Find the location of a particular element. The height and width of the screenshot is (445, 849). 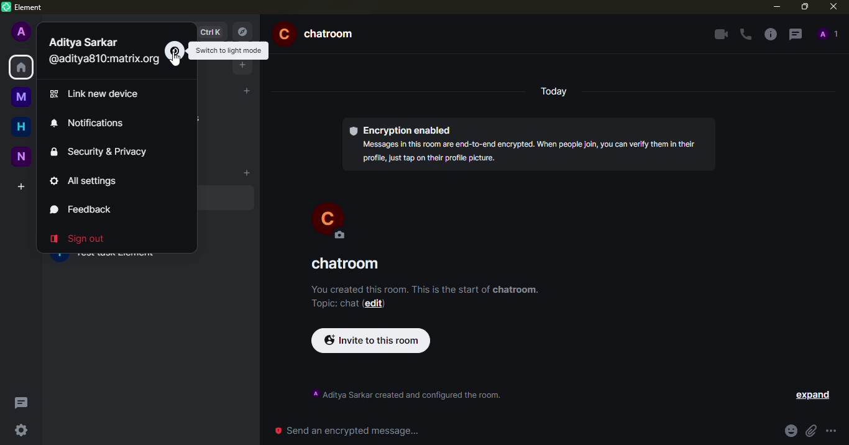

create space is located at coordinates (21, 186).